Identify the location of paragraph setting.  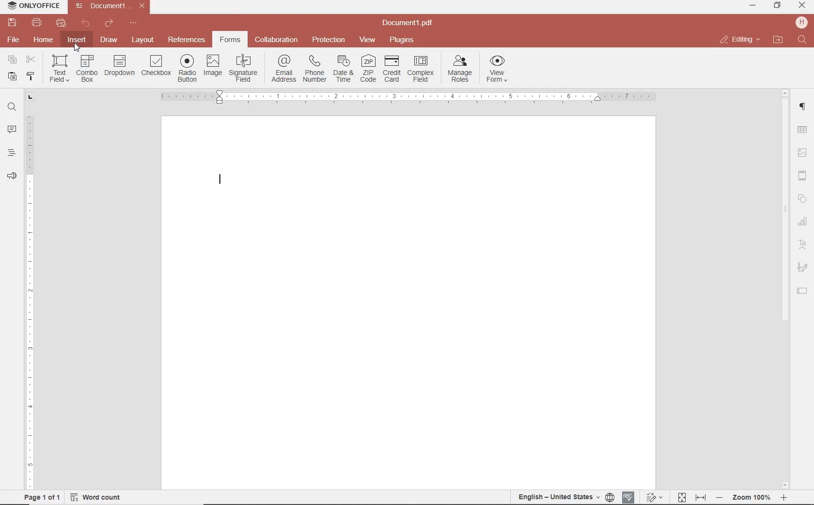
(803, 105).